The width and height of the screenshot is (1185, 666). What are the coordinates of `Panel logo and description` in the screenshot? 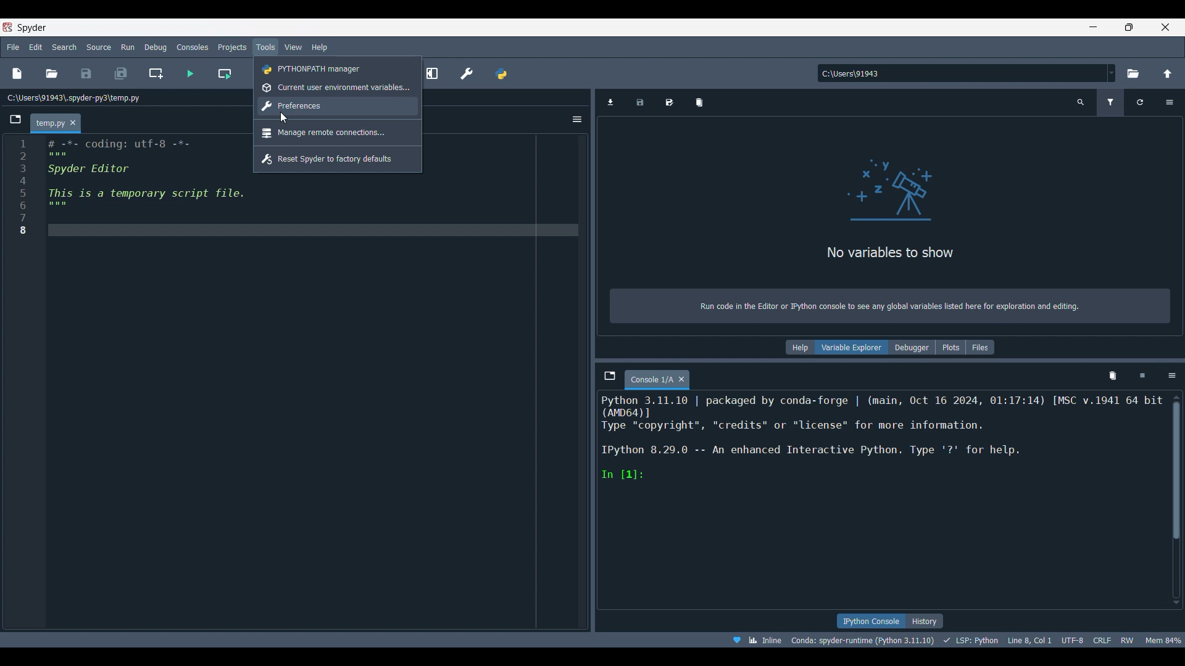 It's located at (893, 224).